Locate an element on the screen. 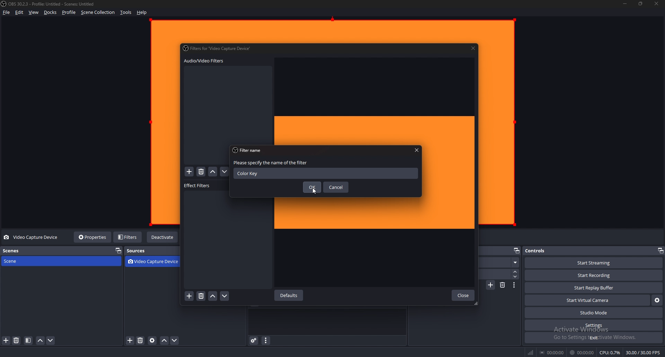  properties is located at coordinates (94, 237).